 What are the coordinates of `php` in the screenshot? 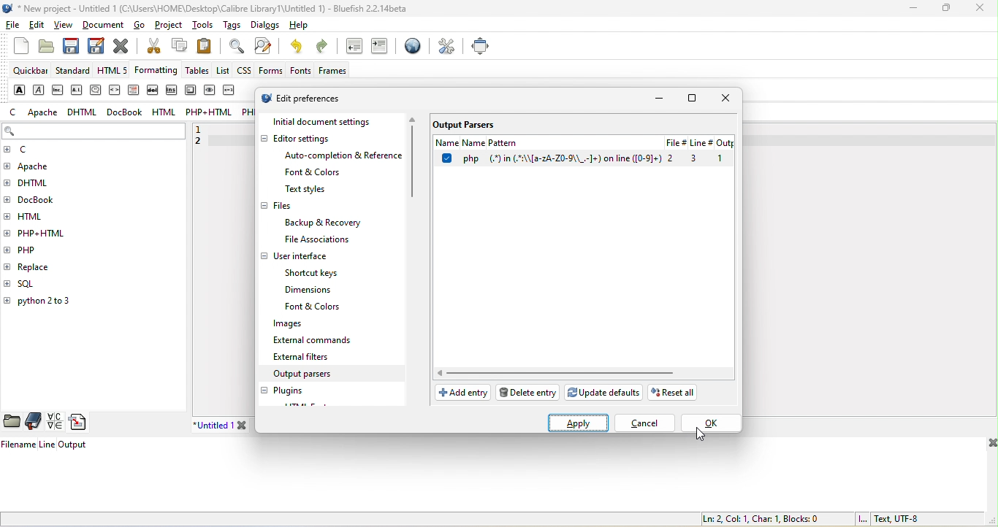 It's located at (36, 249).